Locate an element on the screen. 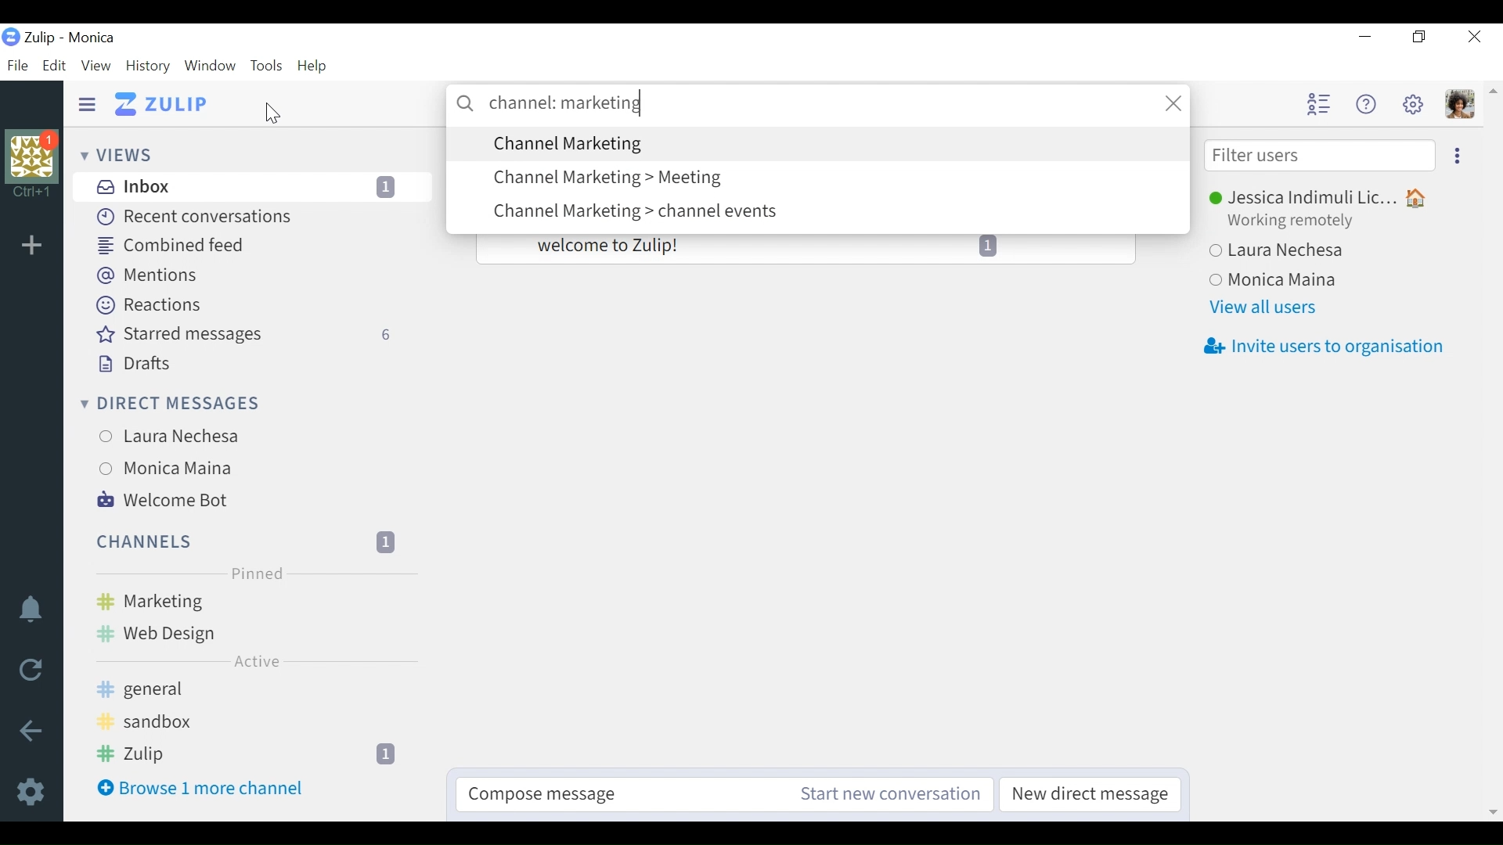  more is located at coordinates (1462, 156).